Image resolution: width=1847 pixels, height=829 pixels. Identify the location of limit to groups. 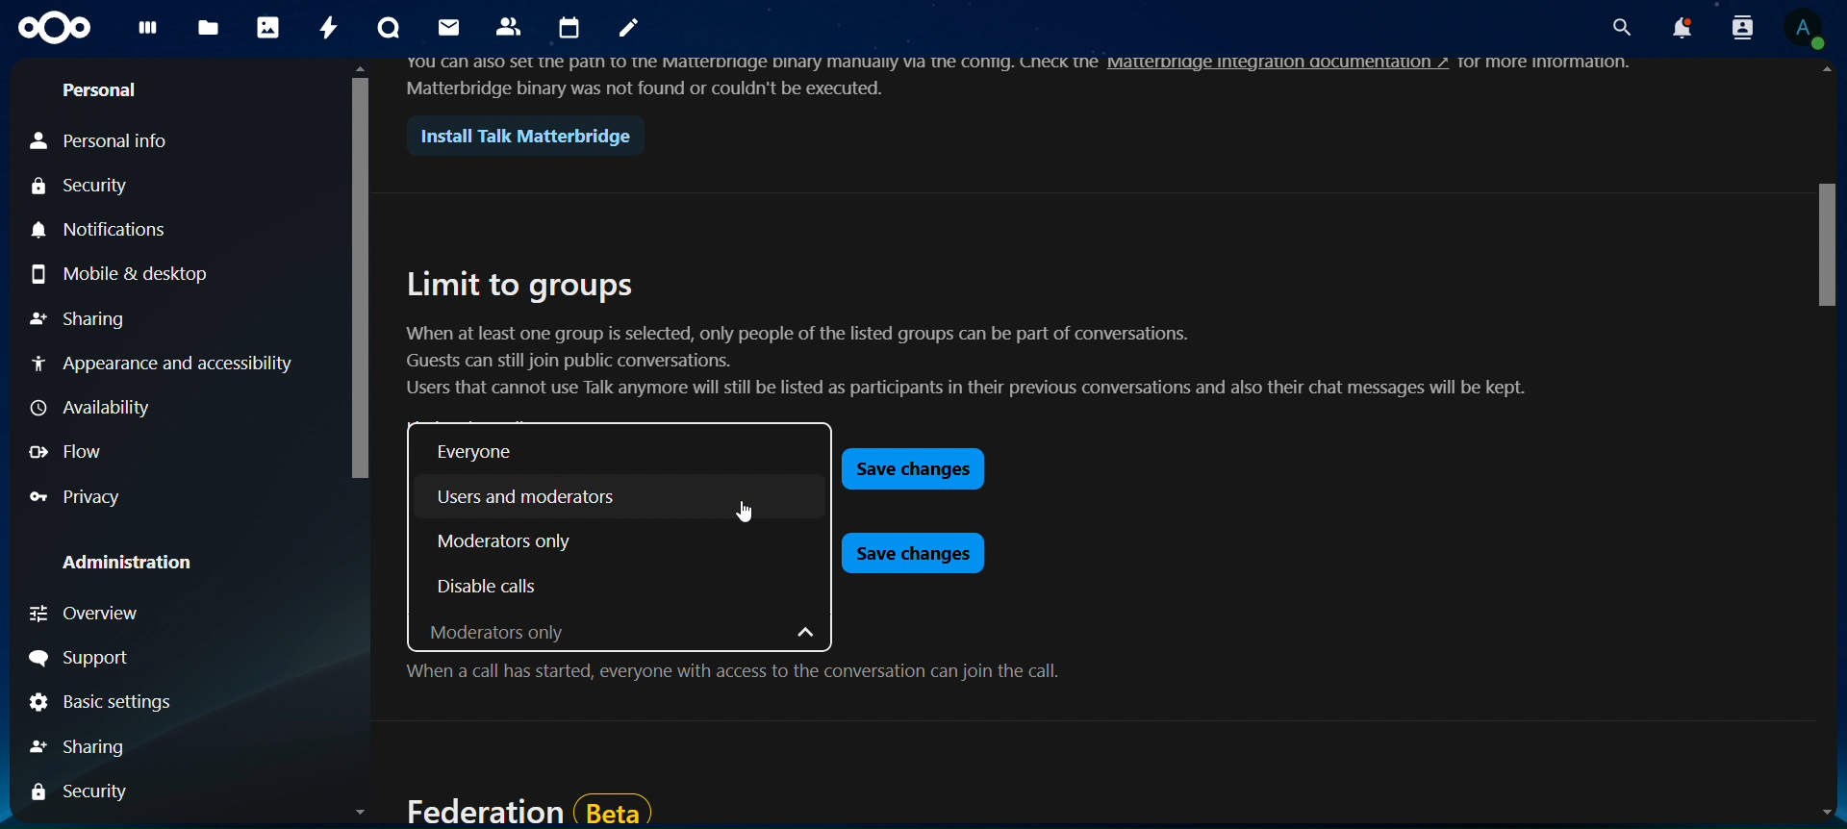
(984, 335).